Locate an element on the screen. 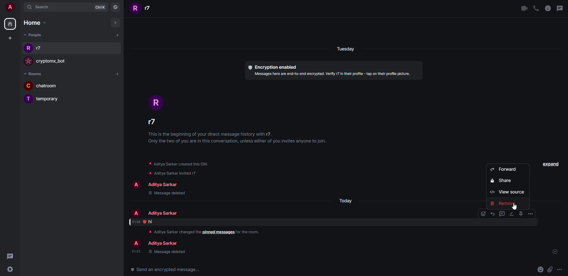  profile is located at coordinates (28, 86).